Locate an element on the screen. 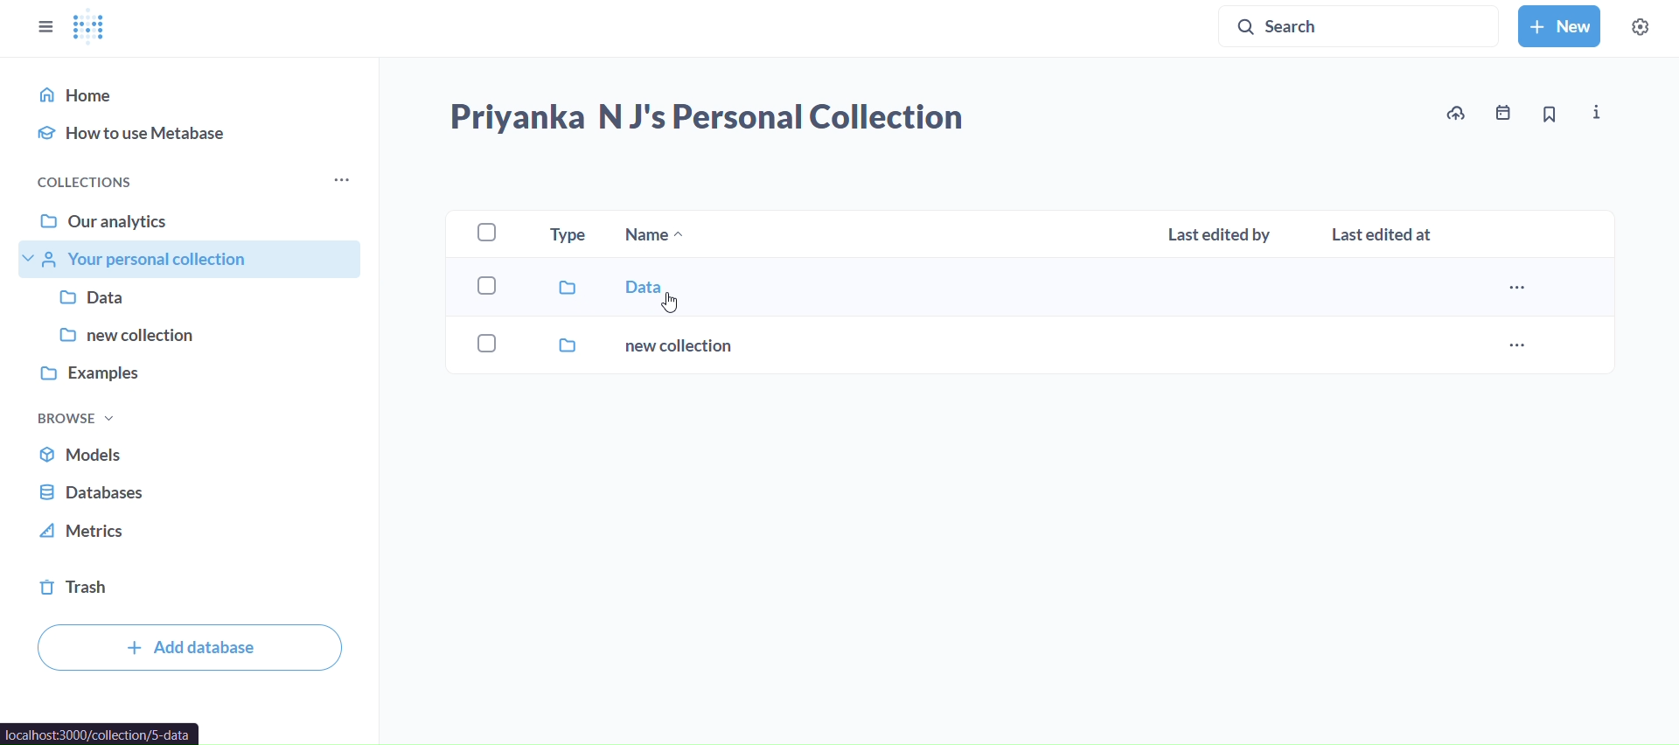 This screenshot has width=1679, height=745. more info is located at coordinates (1596, 112).